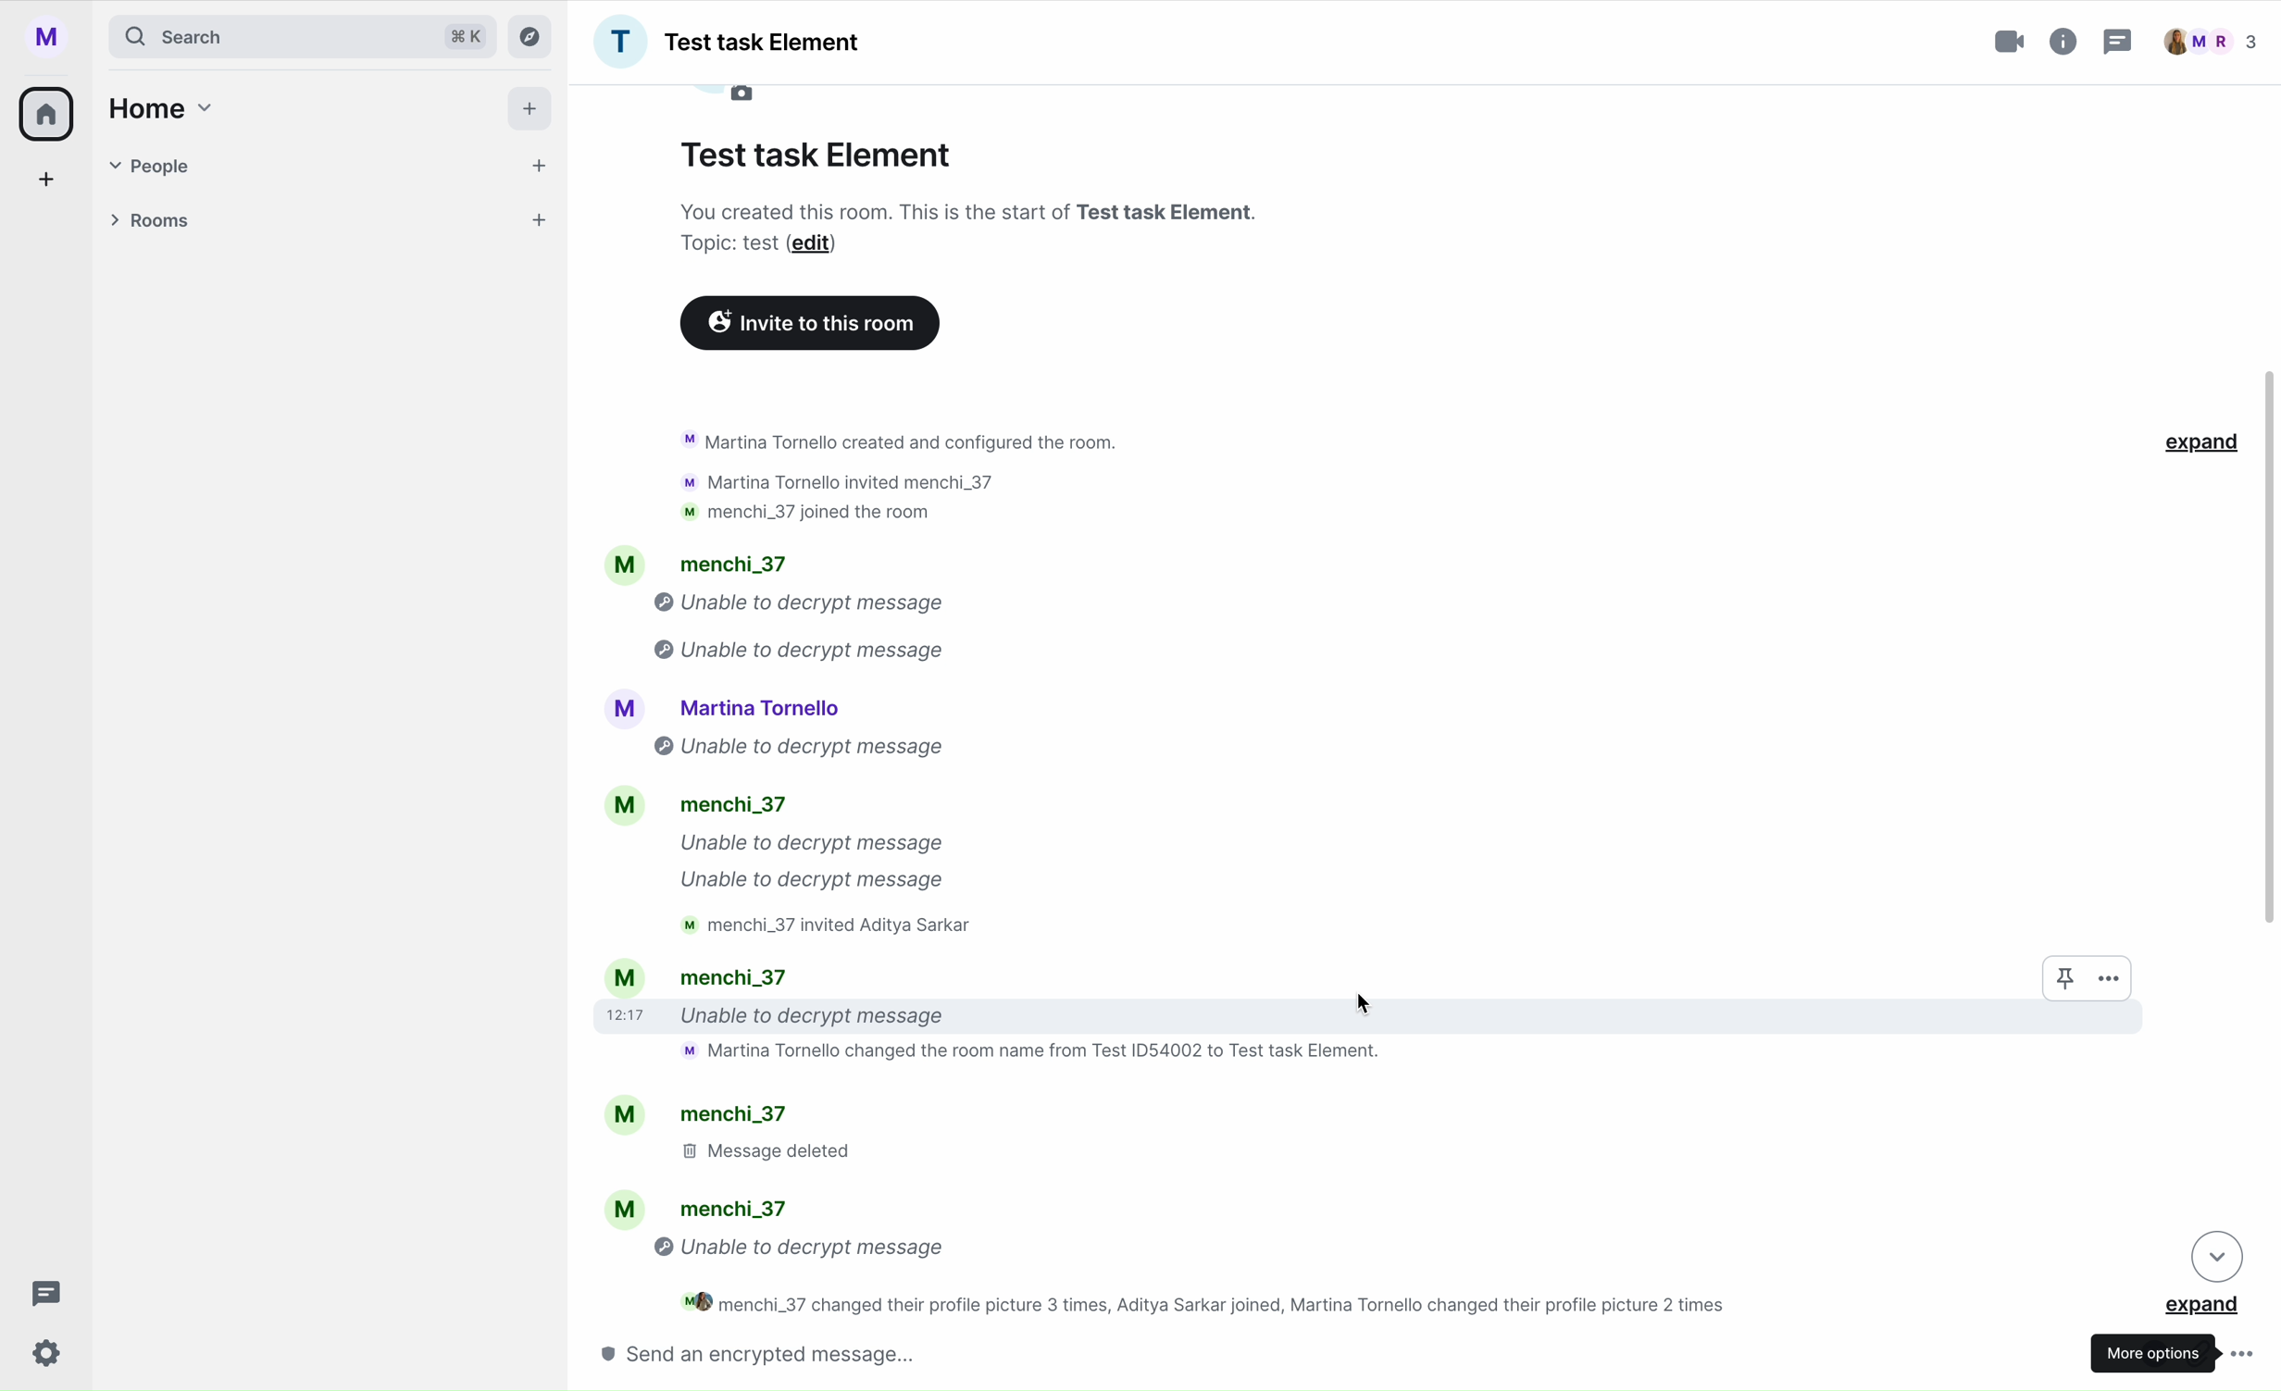 This screenshot has width=2281, height=1391. What do you see at coordinates (41, 1294) in the screenshot?
I see `threads` at bounding box center [41, 1294].